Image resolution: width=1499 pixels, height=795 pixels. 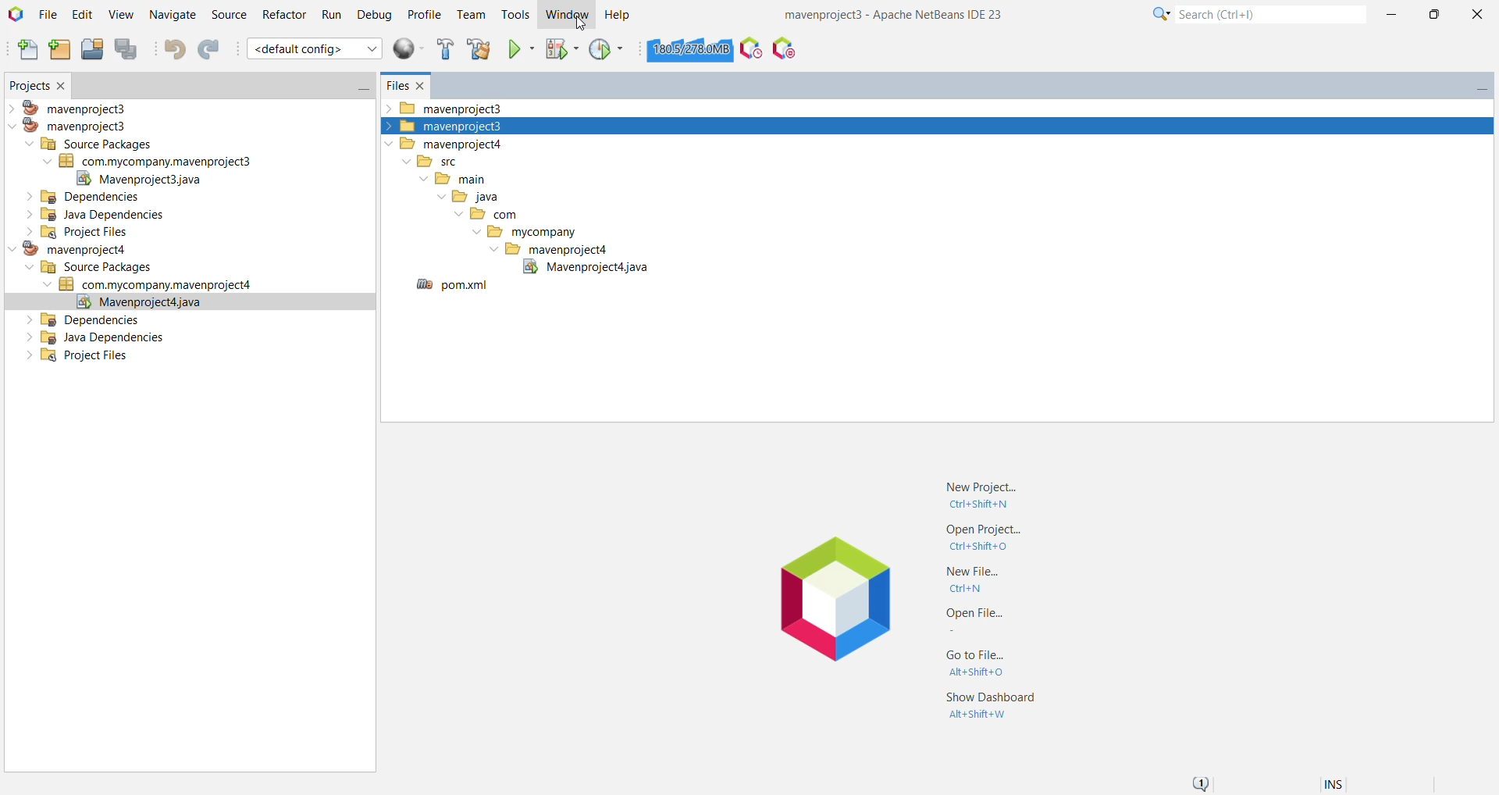 What do you see at coordinates (447, 127) in the screenshot?
I see `mavenproject3` at bounding box center [447, 127].